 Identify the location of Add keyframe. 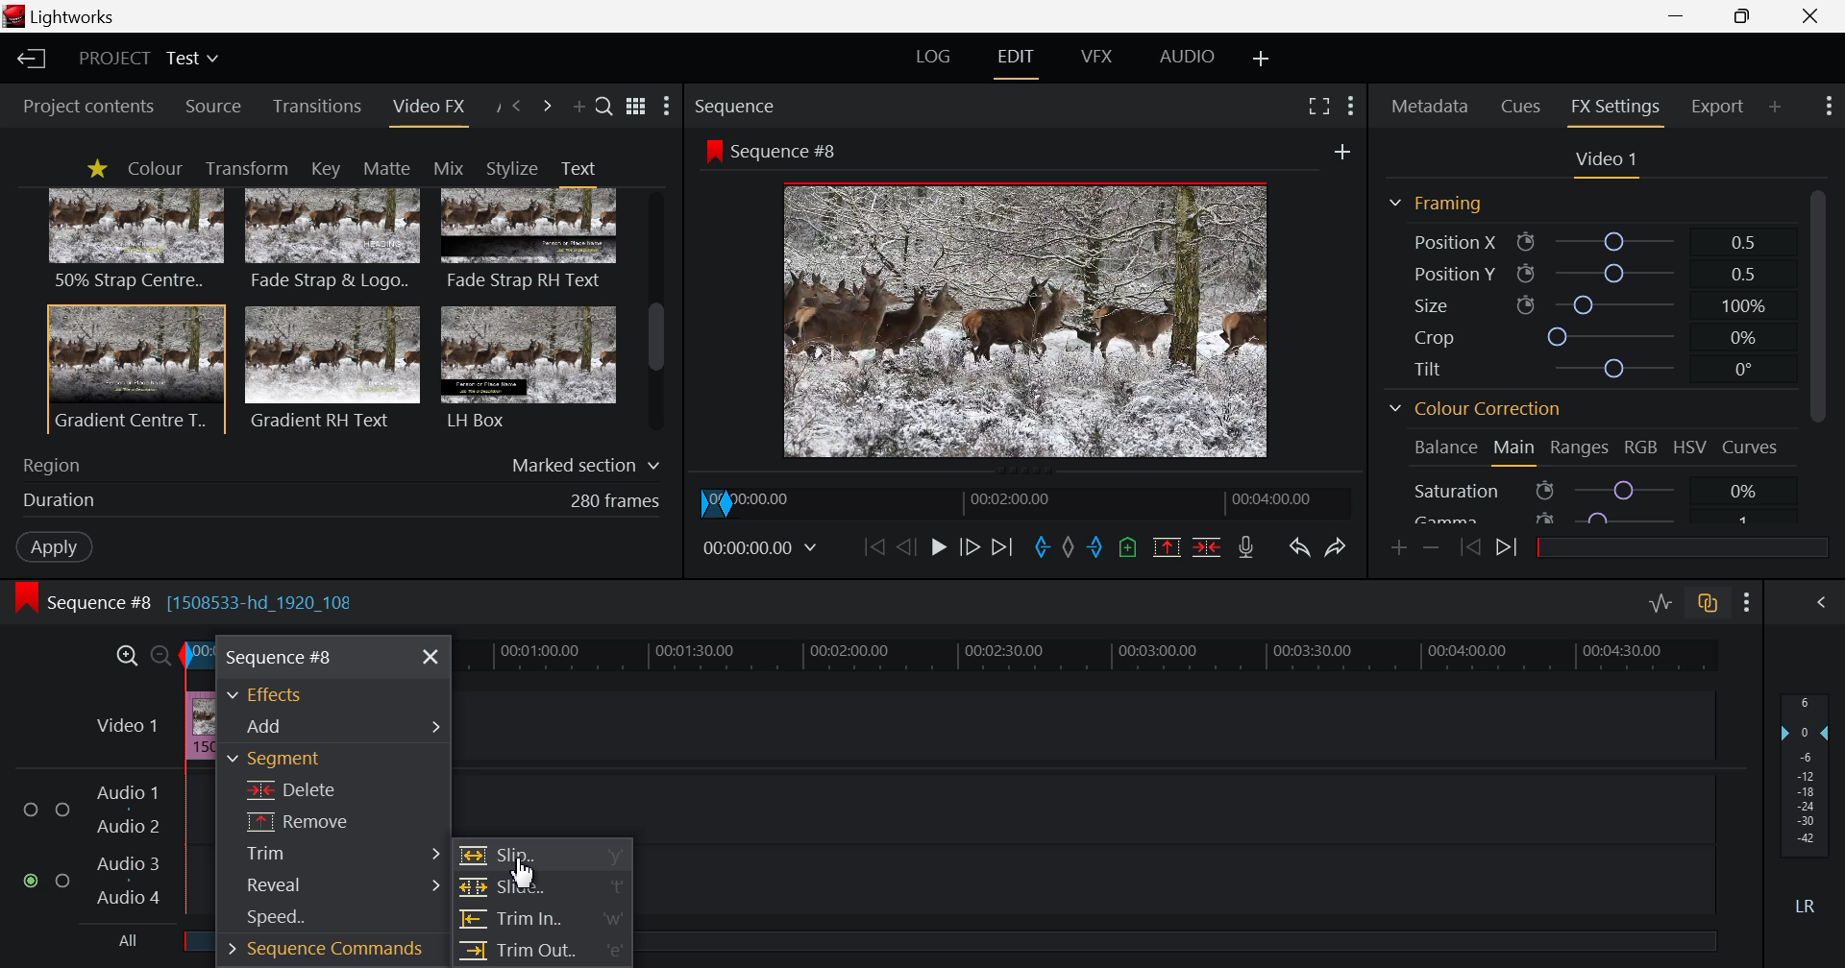
(1395, 546).